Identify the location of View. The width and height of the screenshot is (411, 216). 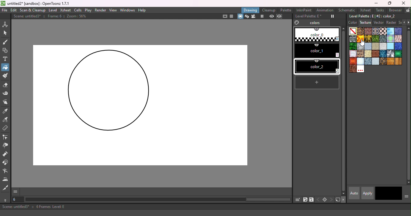
(113, 10).